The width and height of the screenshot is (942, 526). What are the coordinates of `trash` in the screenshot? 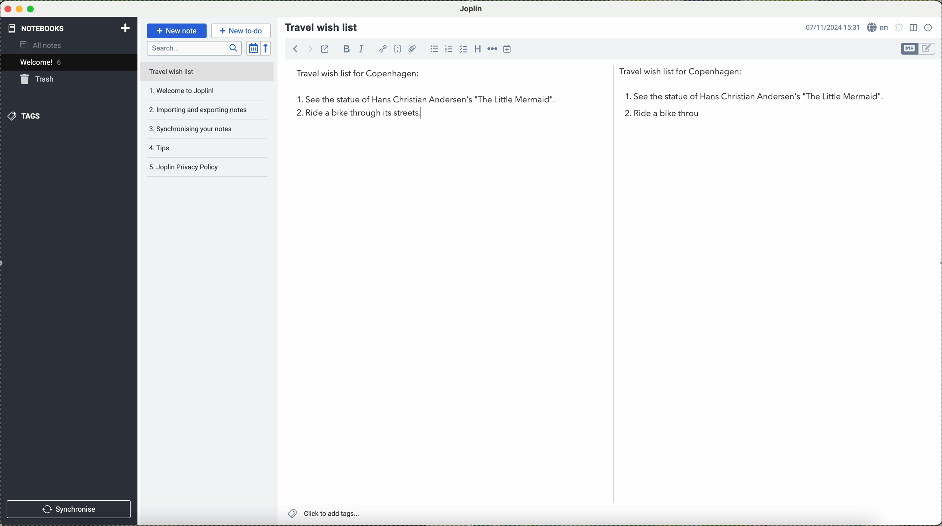 It's located at (39, 79).